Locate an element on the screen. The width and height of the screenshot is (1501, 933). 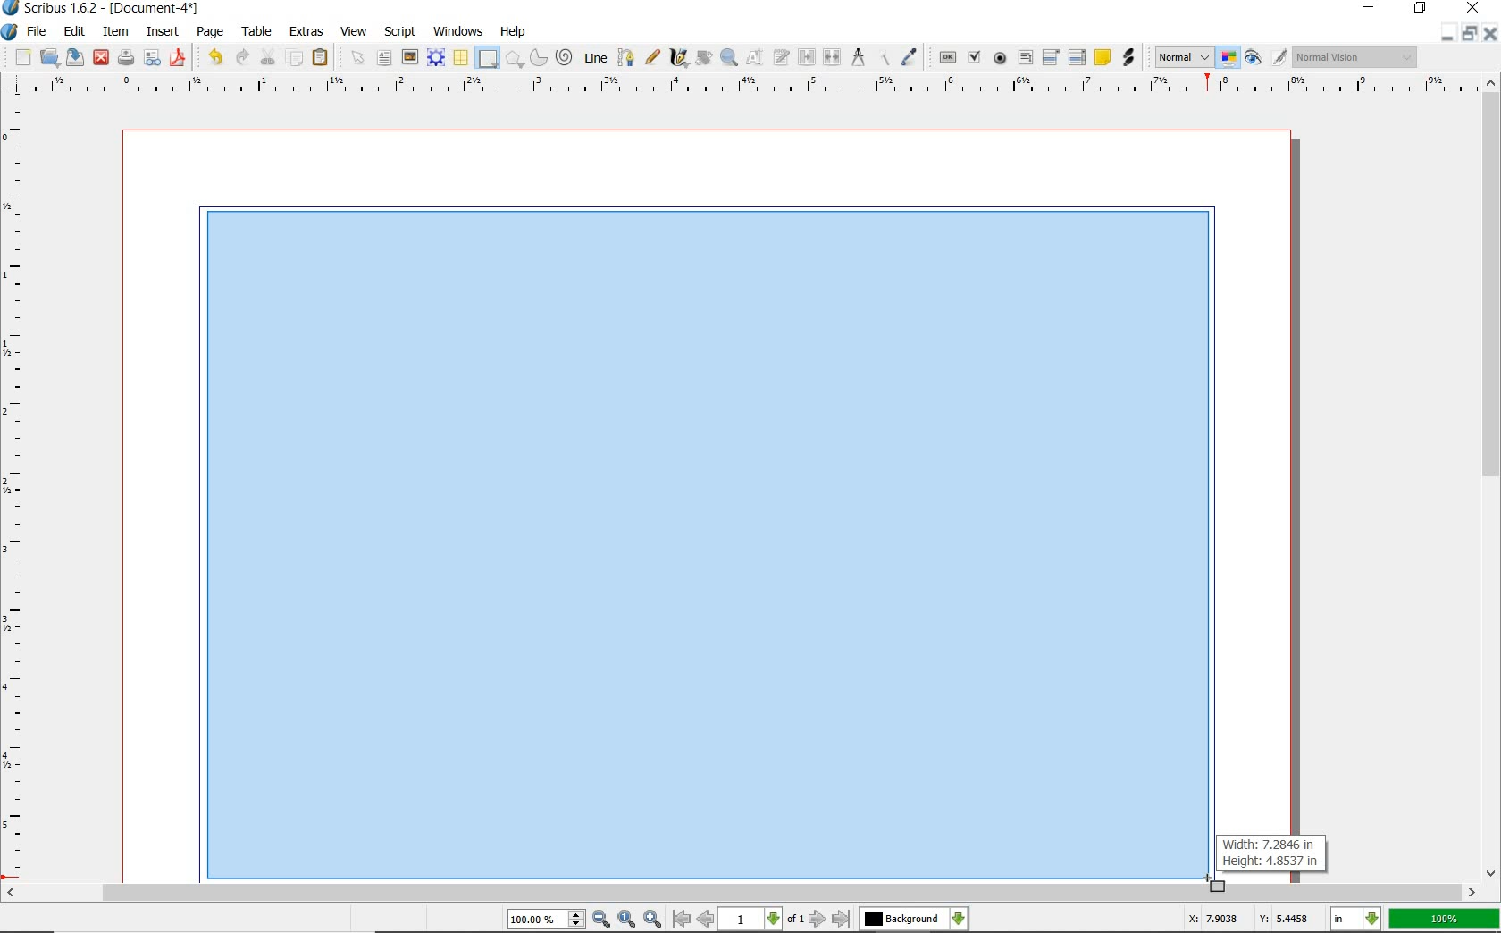
minimize is located at coordinates (1370, 8).